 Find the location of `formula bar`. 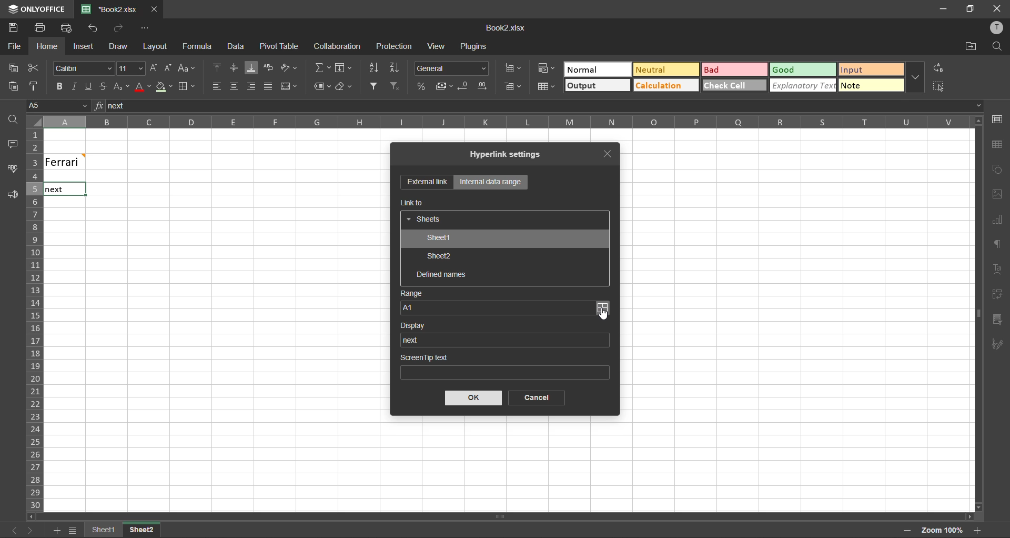

formula bar is located at coordinates (543, 106).